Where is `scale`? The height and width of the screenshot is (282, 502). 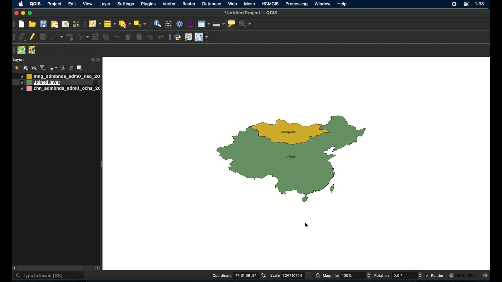 scale is located at coordinates (290, 275).